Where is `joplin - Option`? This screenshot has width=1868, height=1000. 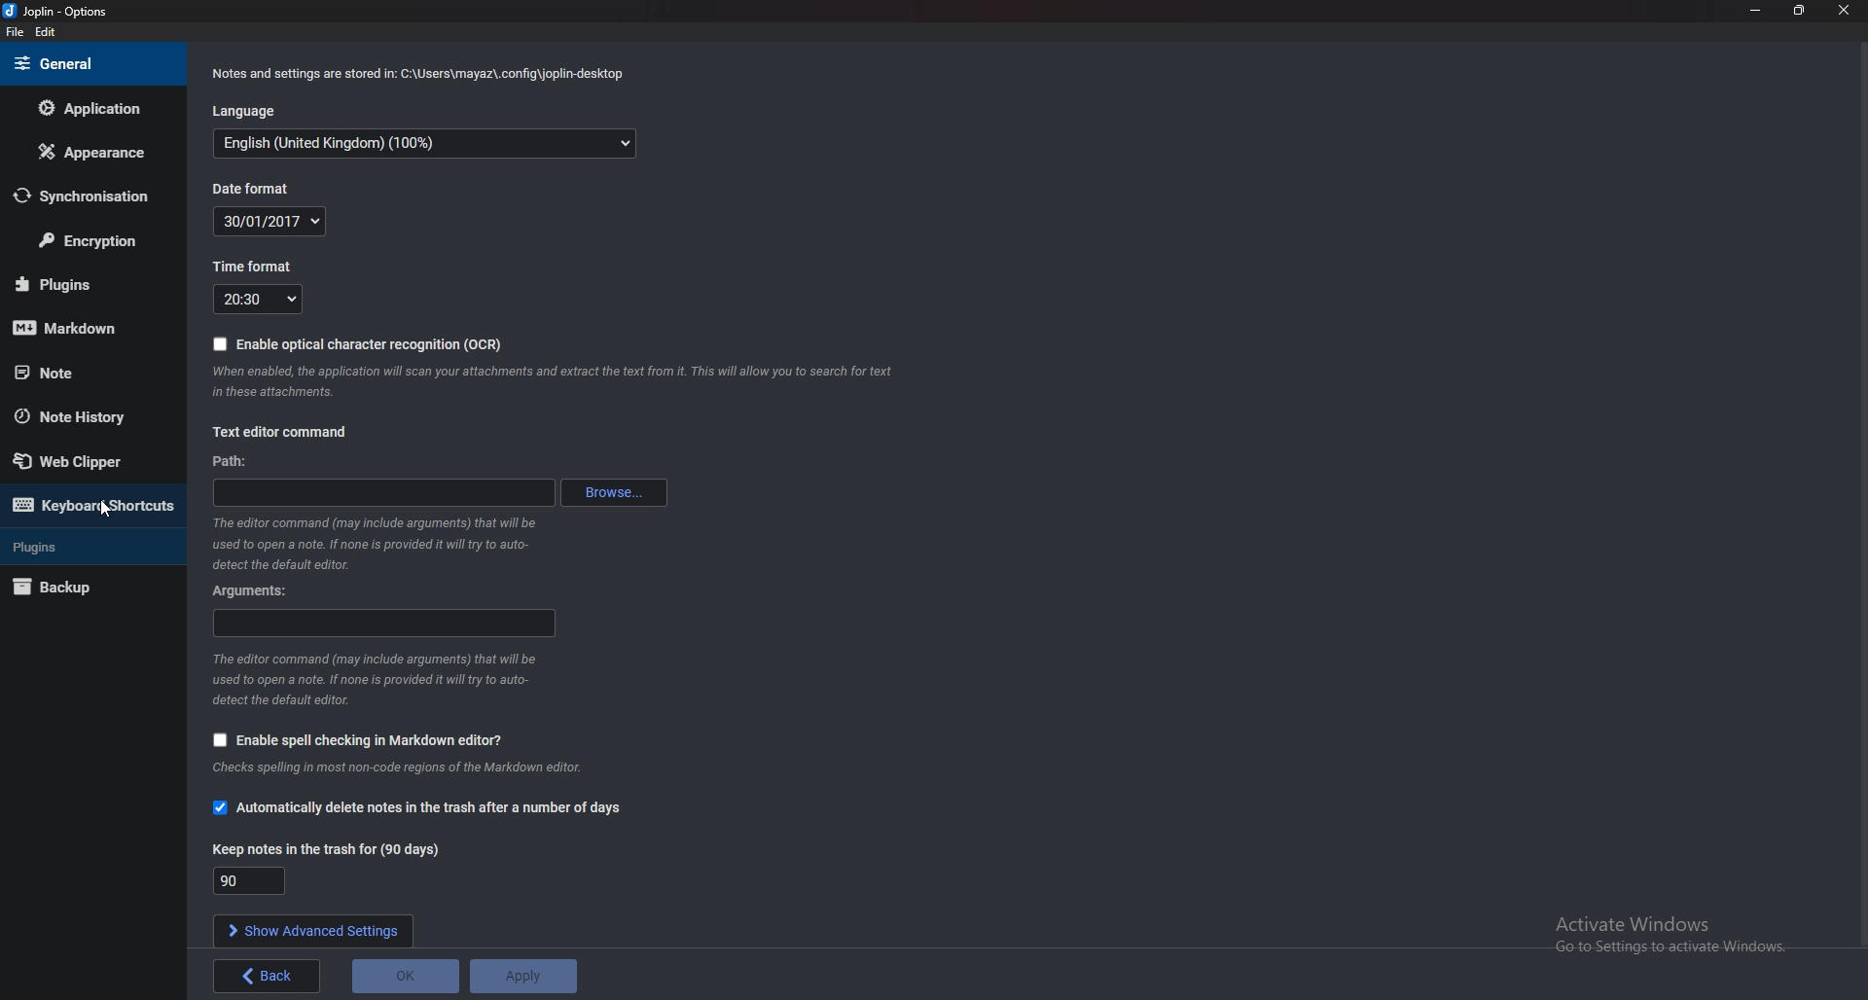 joplin - Option is located at coordinates (58, 11).